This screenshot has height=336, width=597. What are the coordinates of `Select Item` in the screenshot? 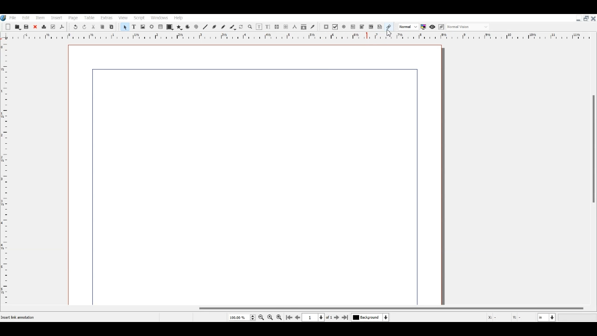 It's located at (125, 27).